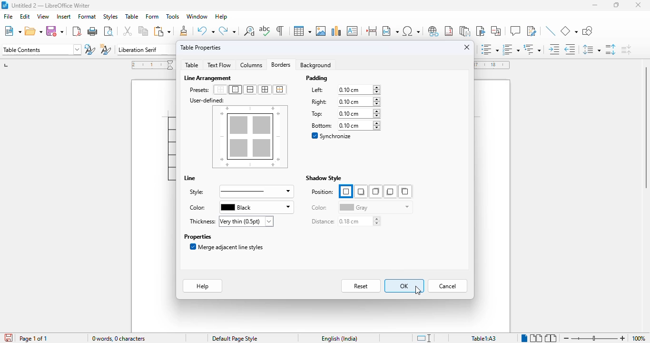 The width and height of the screenshot is (650, 343). Describe the element at coordinates (617, 5) in the screenshot. I see `maximize` at that location.